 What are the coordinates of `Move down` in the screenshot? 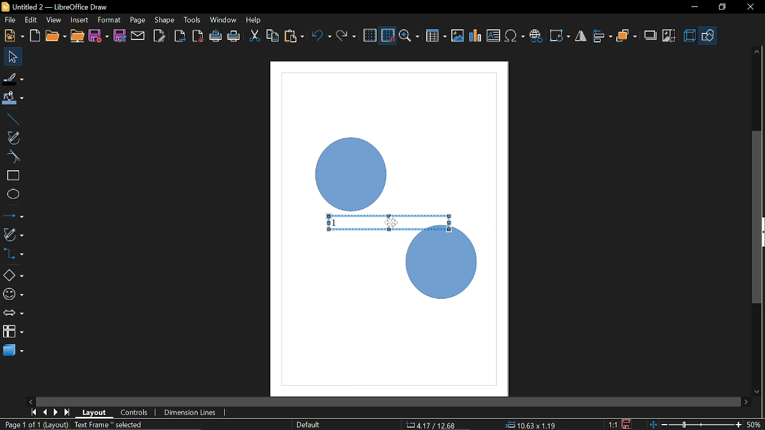 It's located at (757, 392).